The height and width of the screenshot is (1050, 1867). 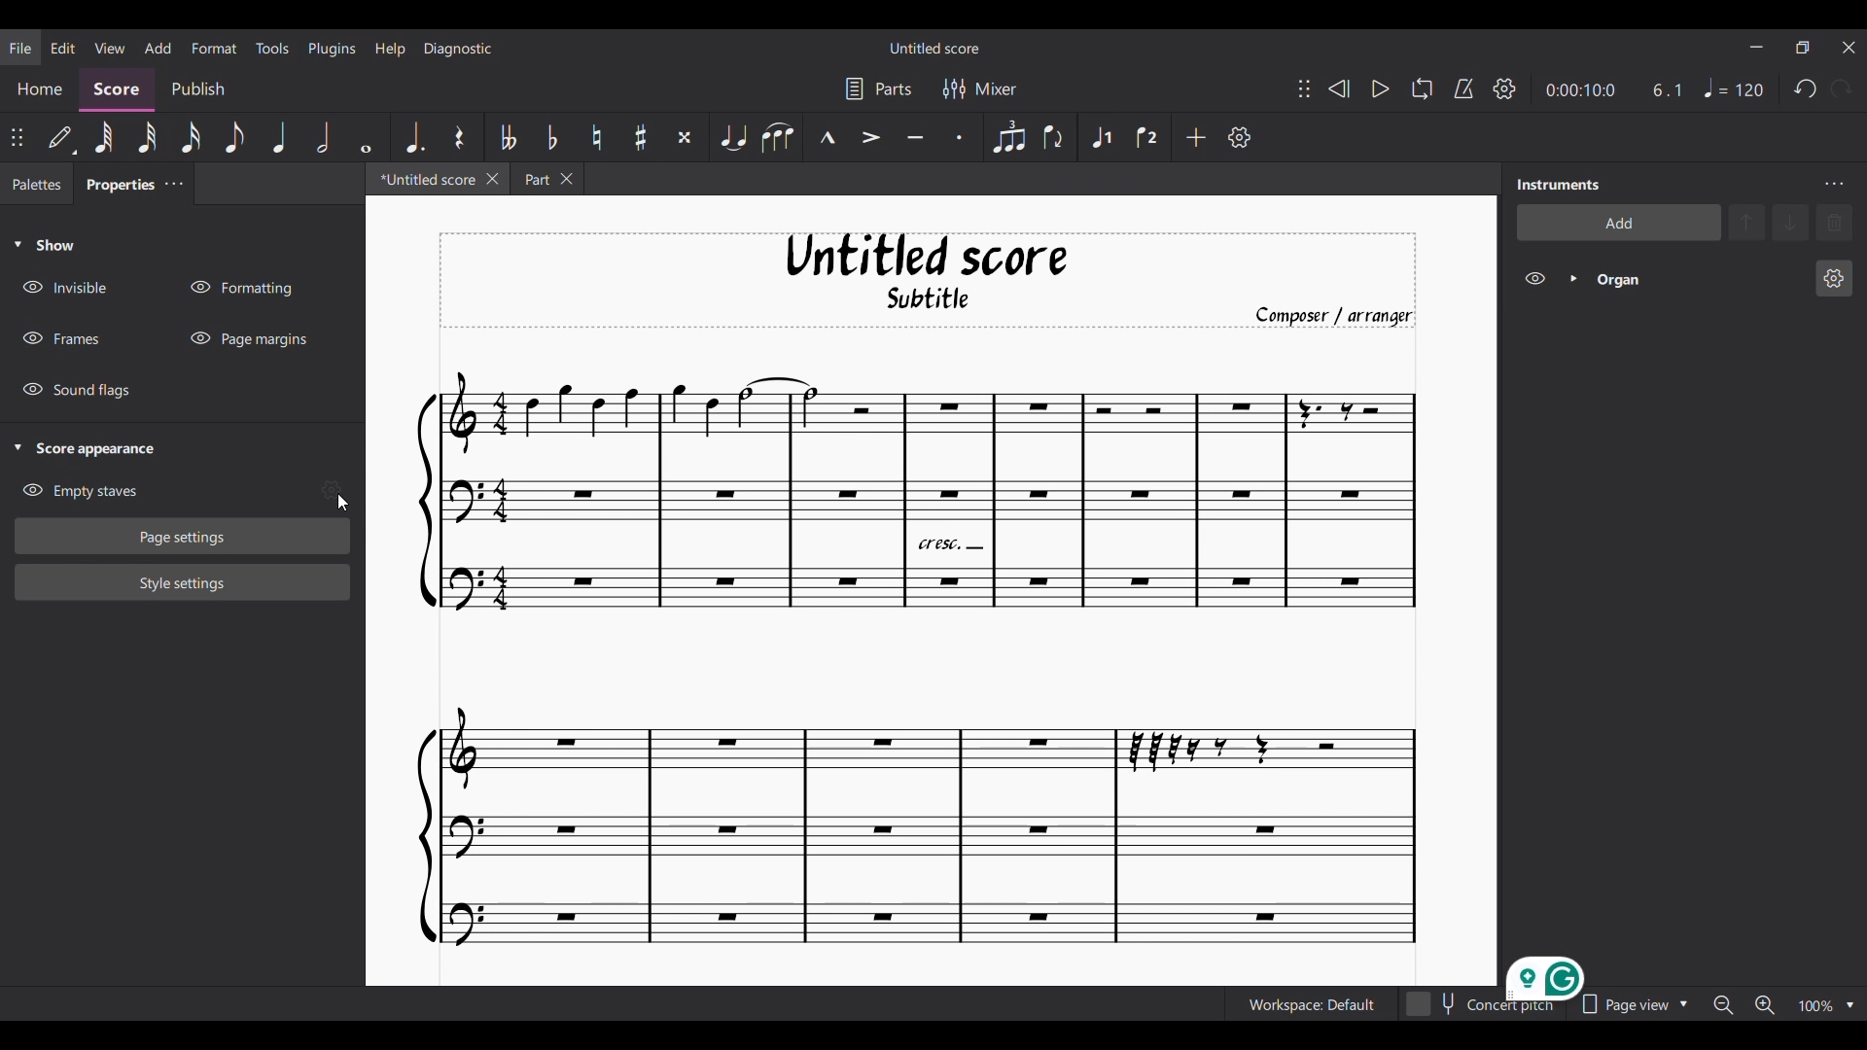 I want to click on Play, so click(x=1381, y=89).